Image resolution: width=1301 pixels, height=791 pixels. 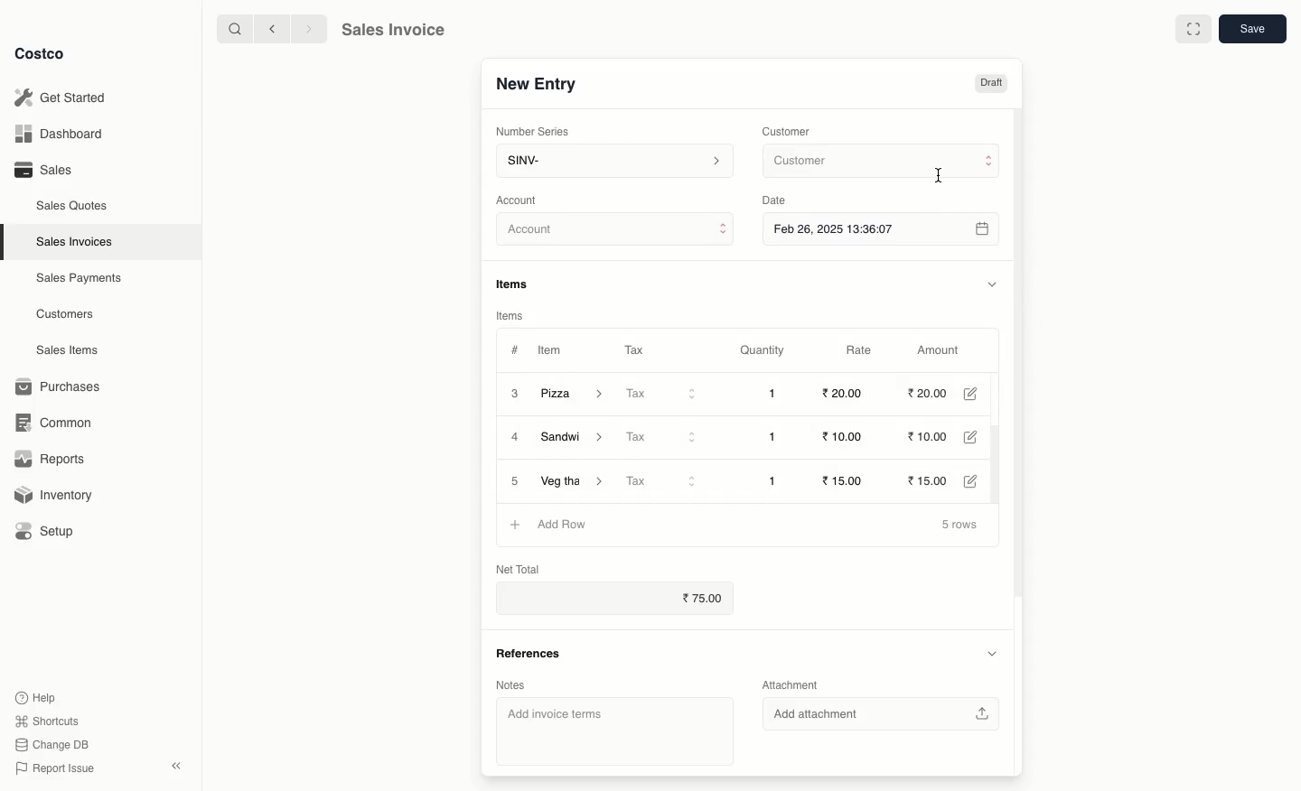 I want to click on 15.00, so click(x=849, y=479).